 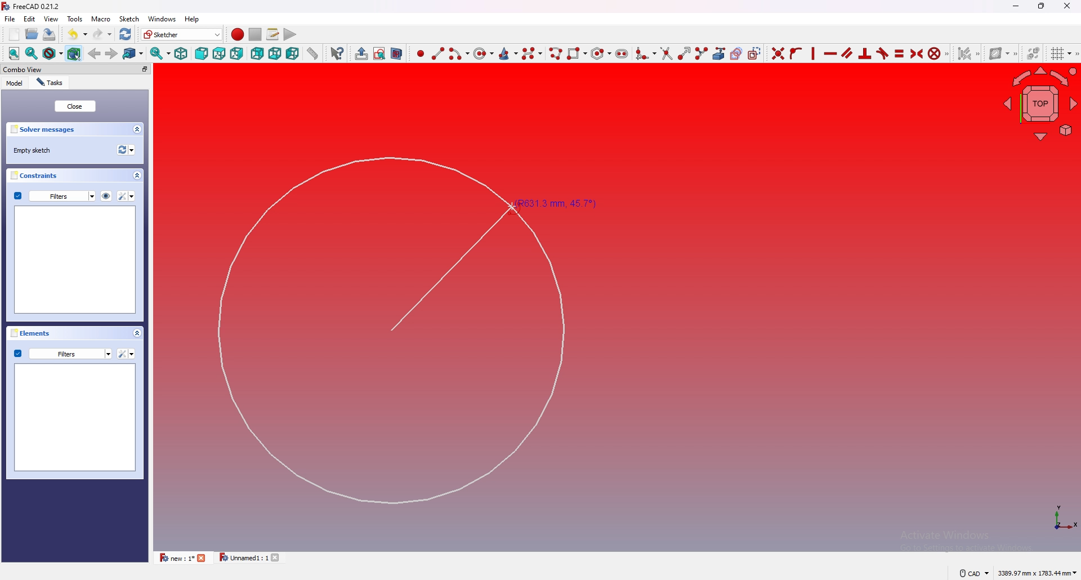 I want to click on go to linked object, so click(x=133, y=53).